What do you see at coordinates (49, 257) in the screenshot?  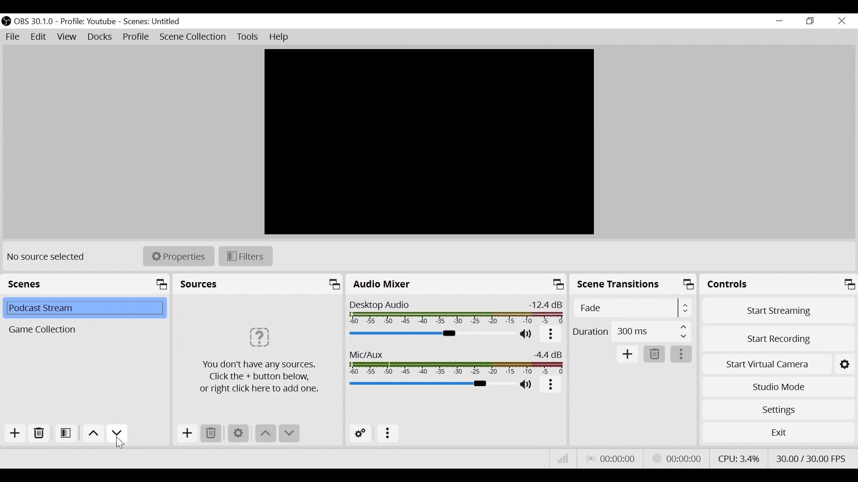 I see `No source selected` at bounding box center [49, 257].